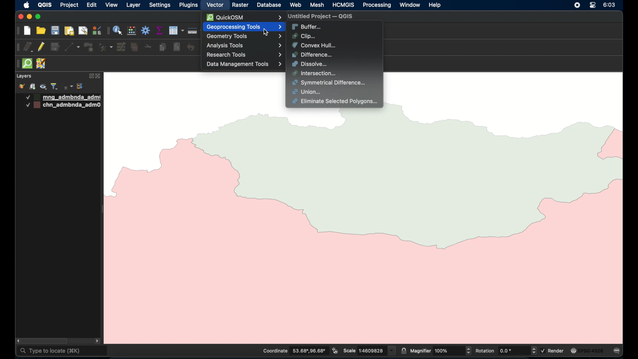  I want to click on lock scale, so click(403, 350).